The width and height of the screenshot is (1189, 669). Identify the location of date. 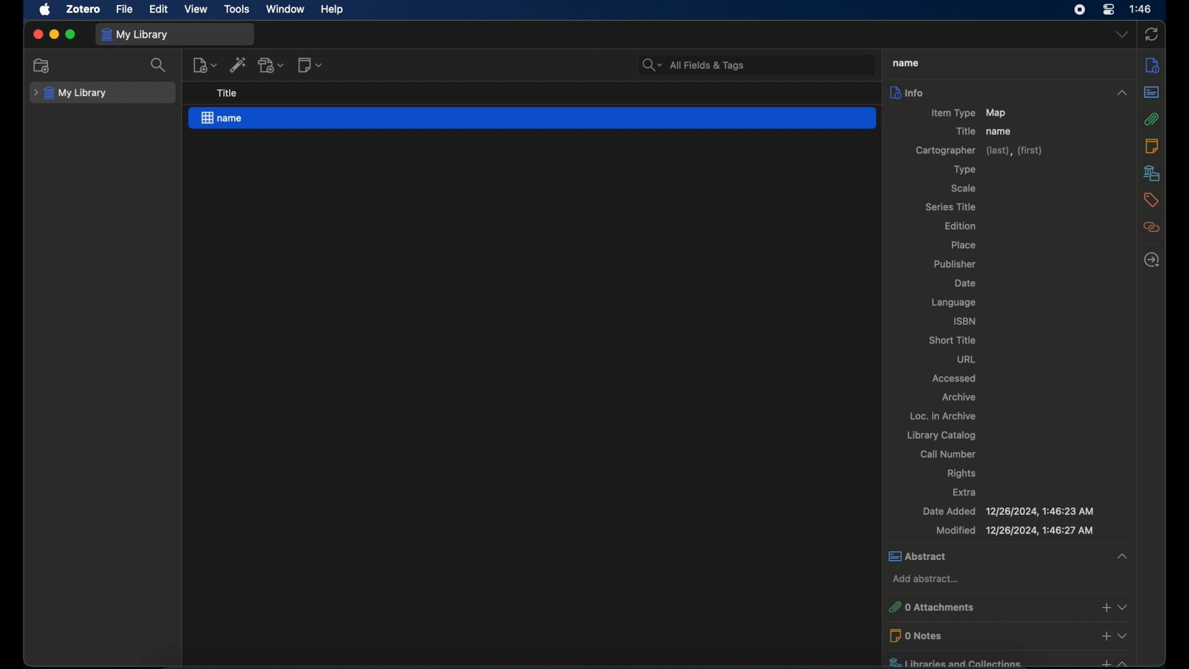
(965, 284).